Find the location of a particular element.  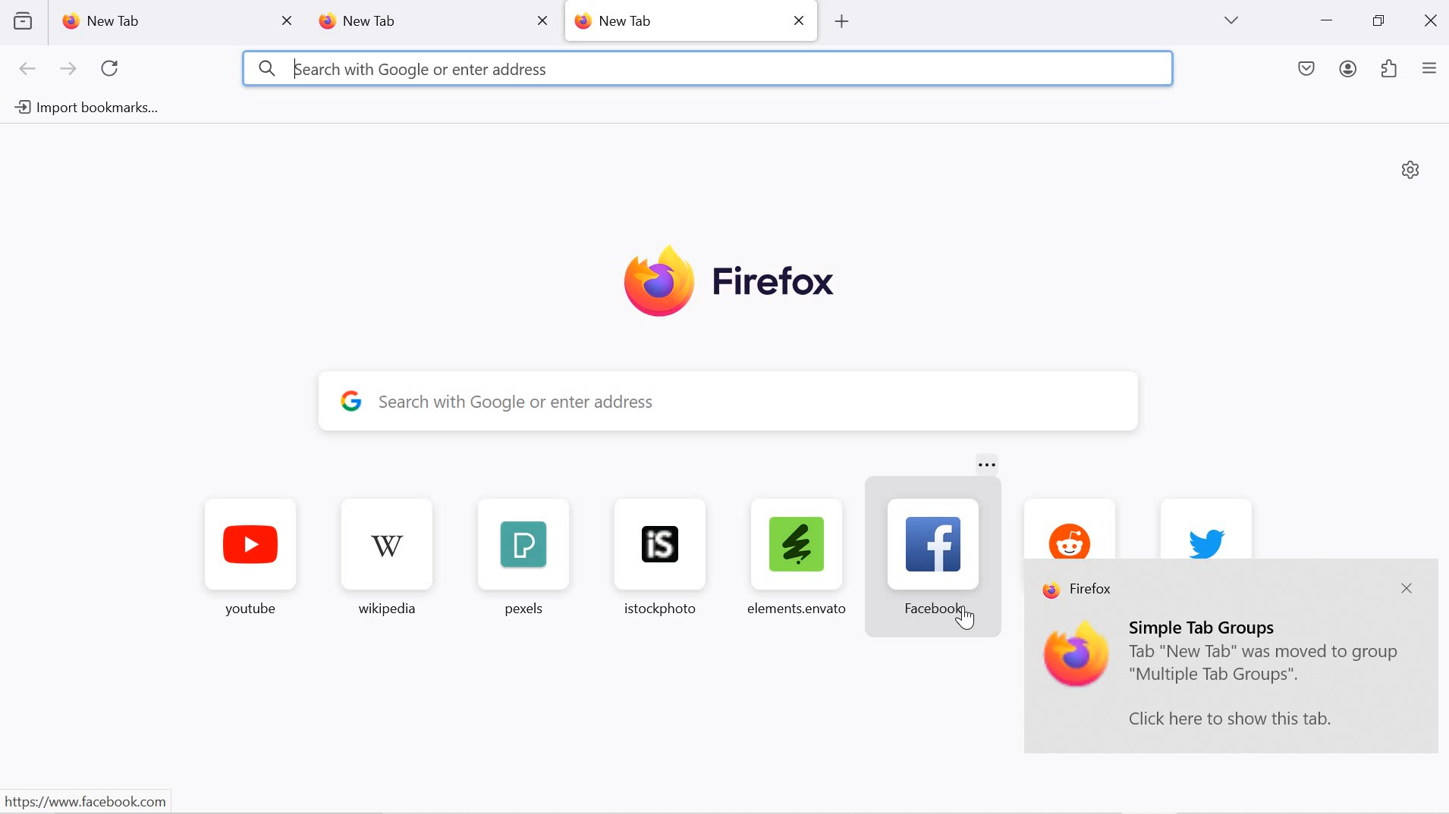

personalize new tab is located at coordinates (1411, 169).